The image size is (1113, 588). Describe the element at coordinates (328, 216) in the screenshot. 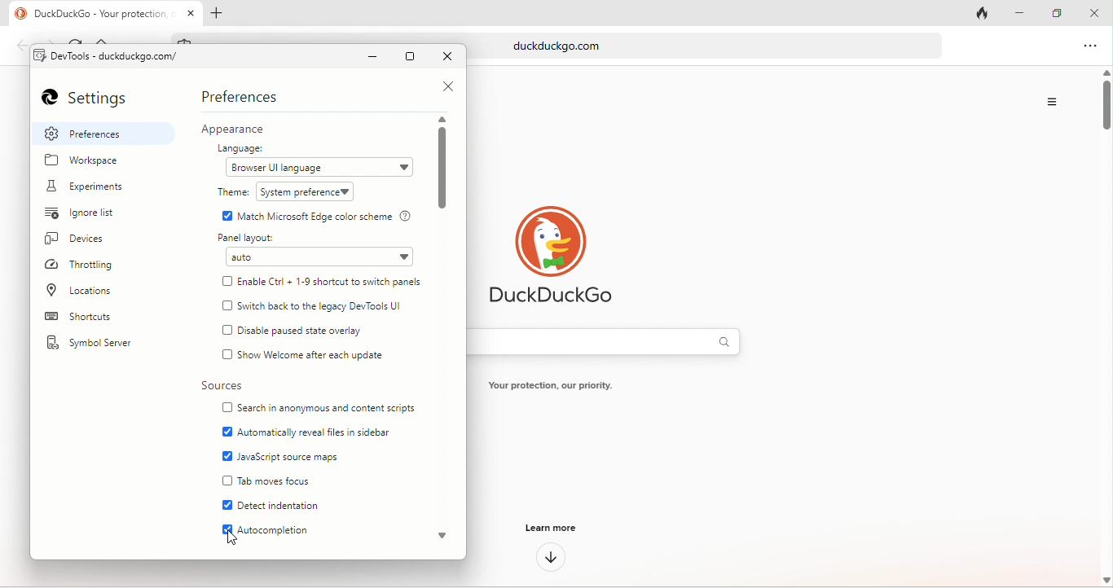

I see `match microsoft edge color scheme` at that location.